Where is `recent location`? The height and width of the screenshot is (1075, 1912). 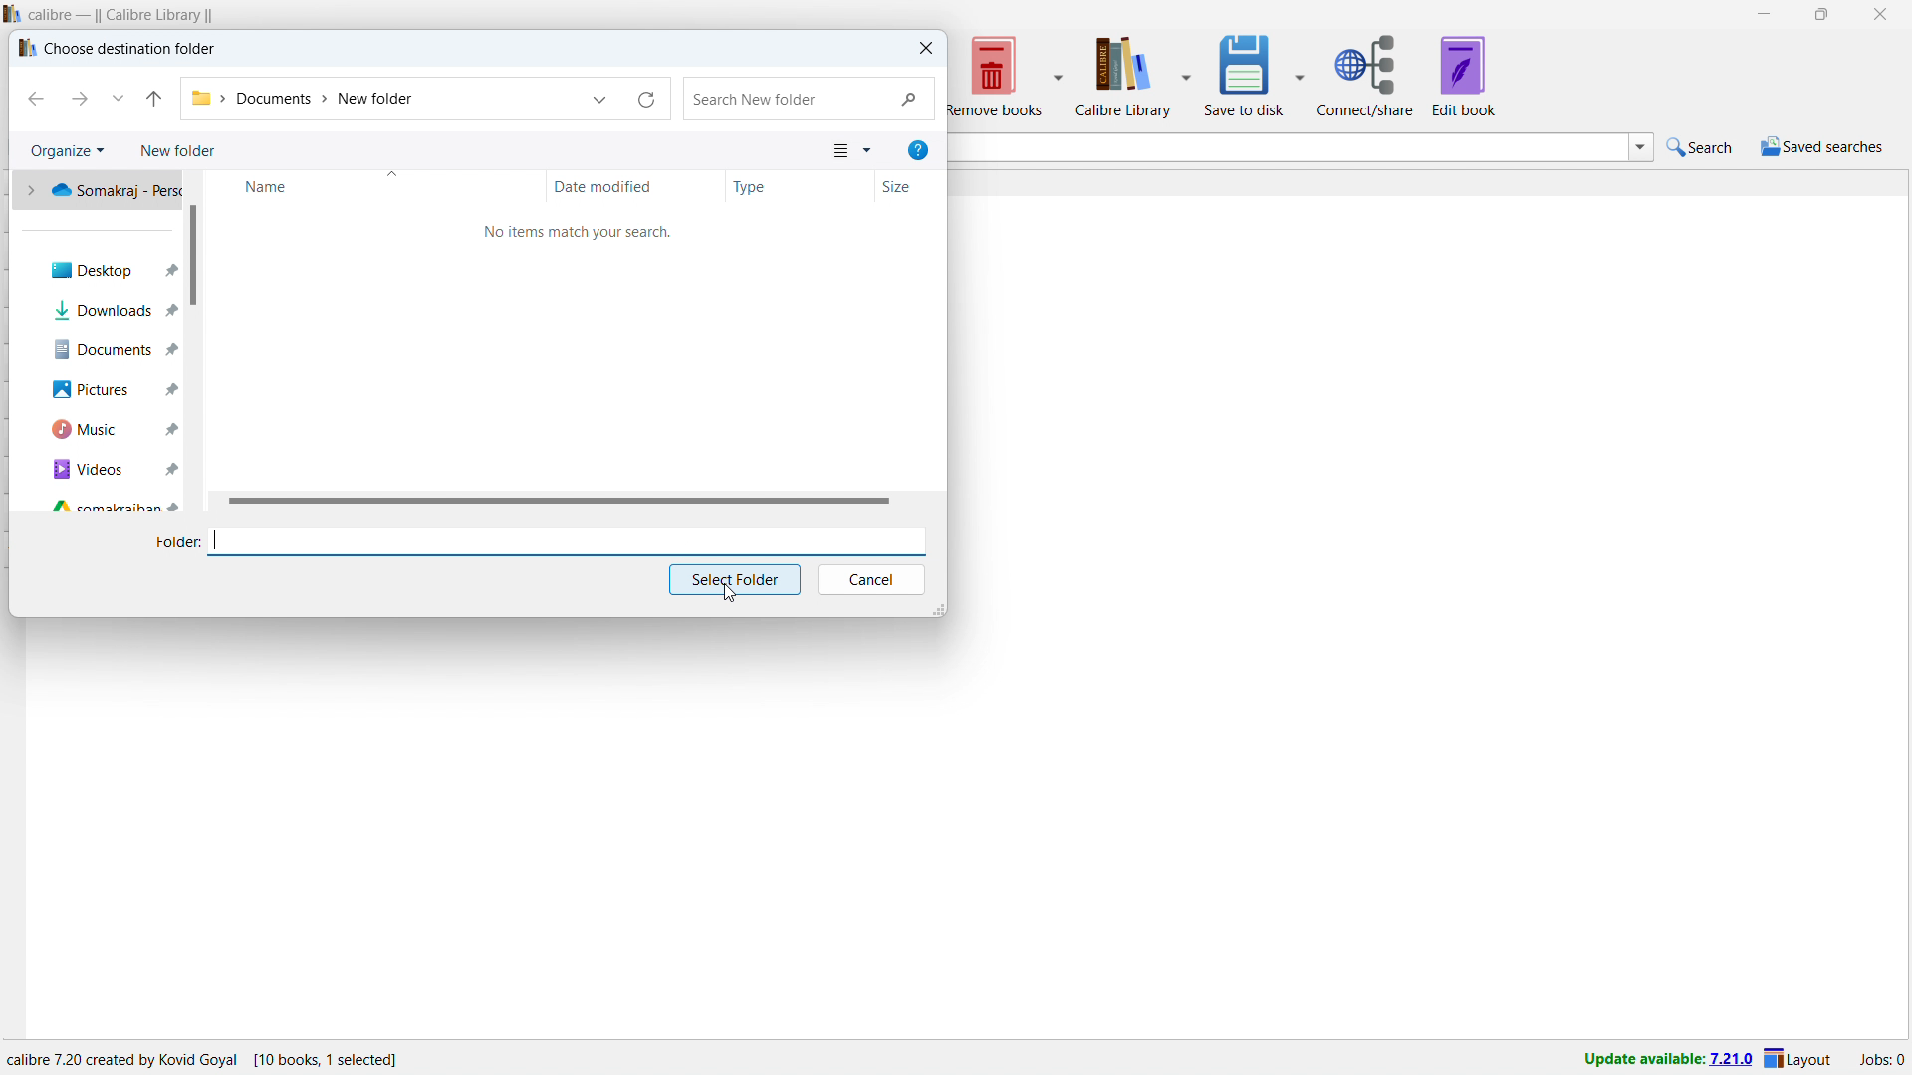
recent location is located at coordinates (119, 98).